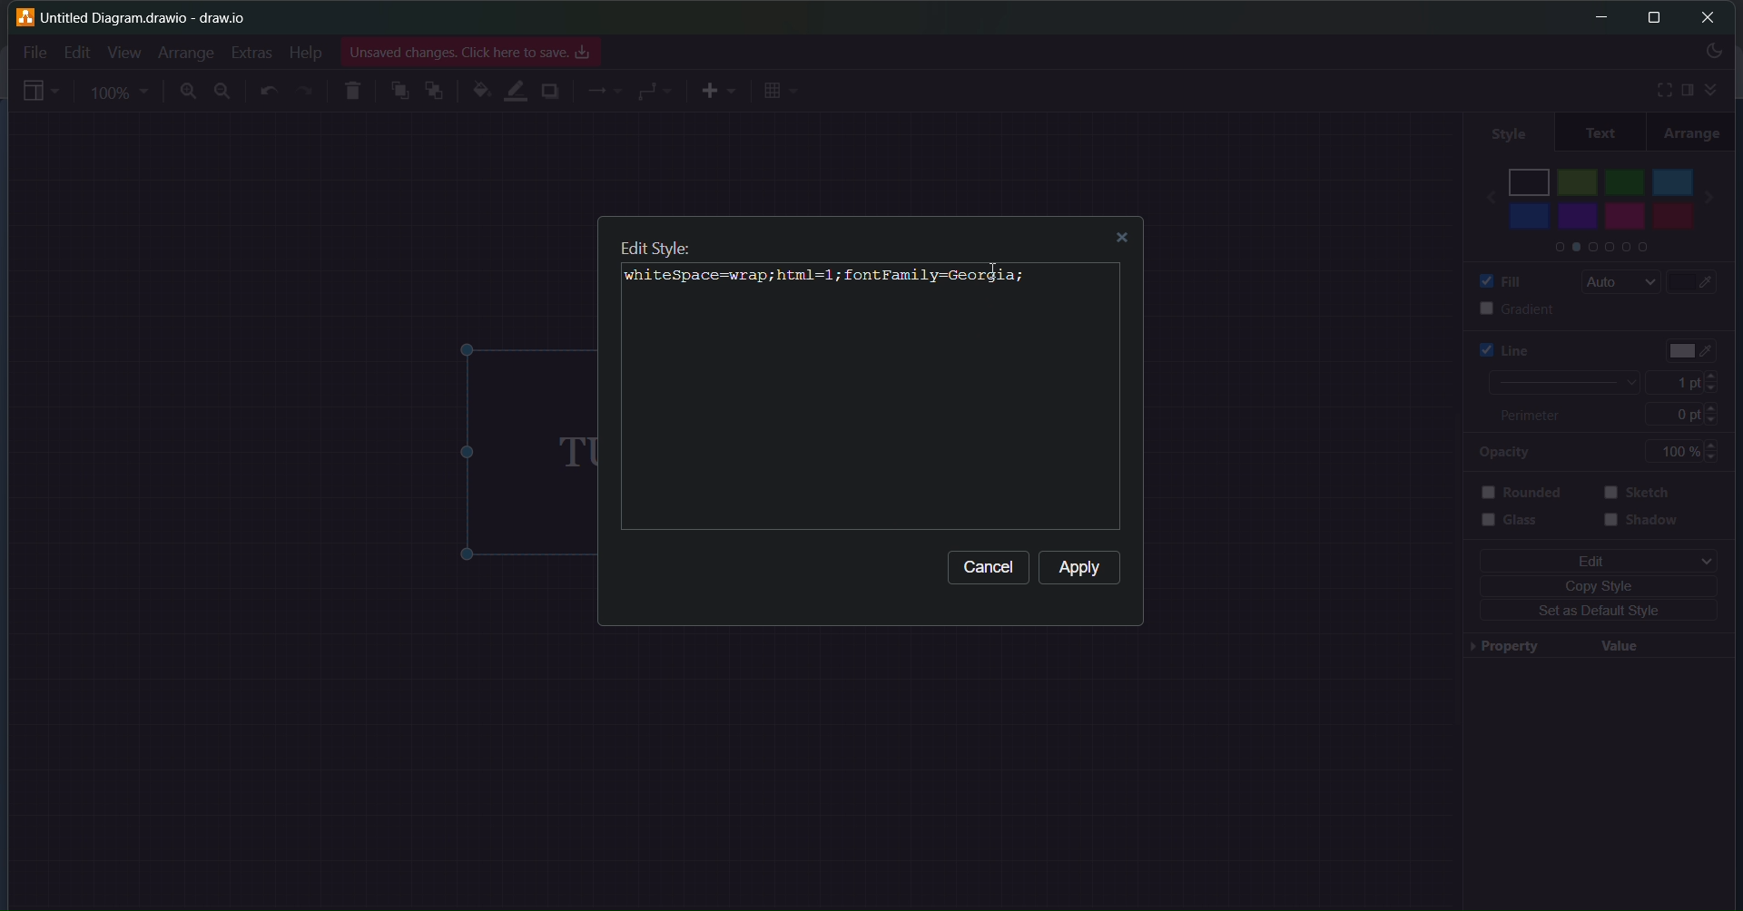 The height and width of the screenshot is (911, 1743). What do you see at coordinates (123, 52) in the screenshot?
I see `View` at bounding box center [123, 52].